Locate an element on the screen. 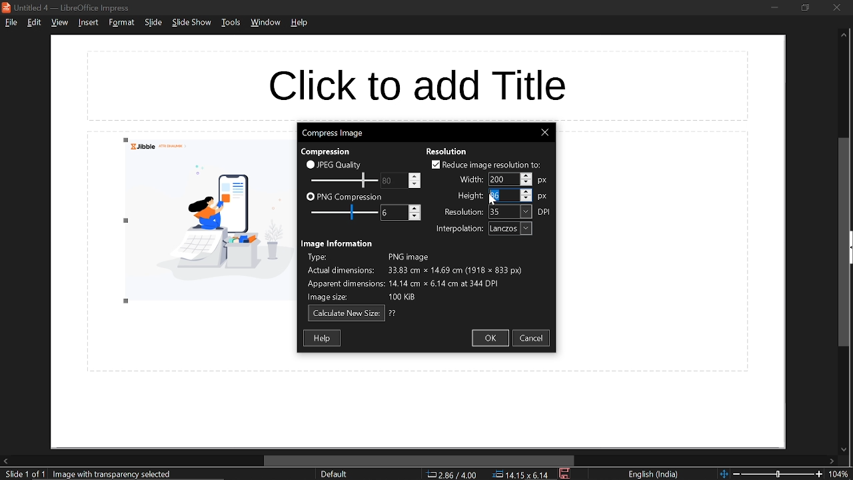 The image size is (853, 480). format is located at coordinates (121, 22).